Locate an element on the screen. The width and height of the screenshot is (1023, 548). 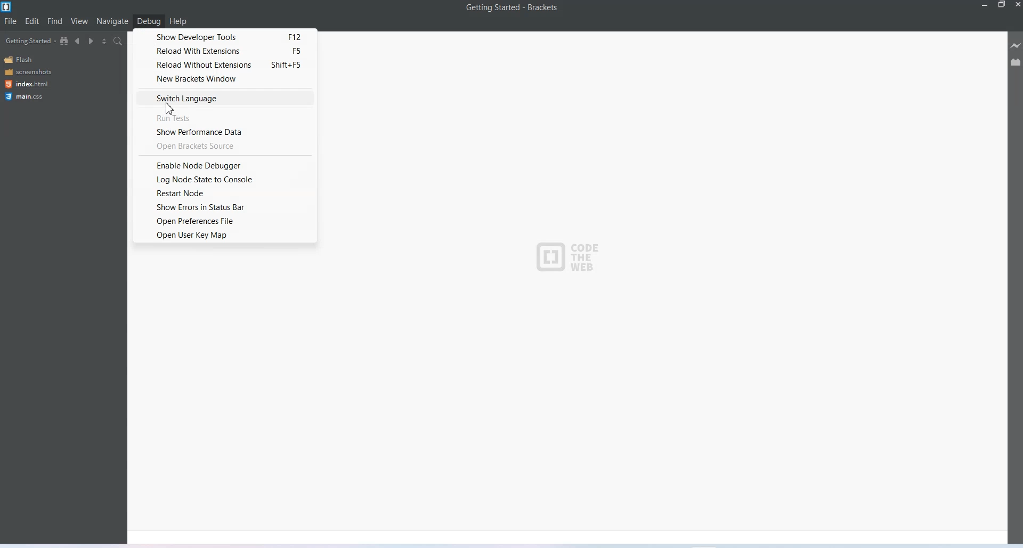
open preferences file is located at coordinates (226, 221).